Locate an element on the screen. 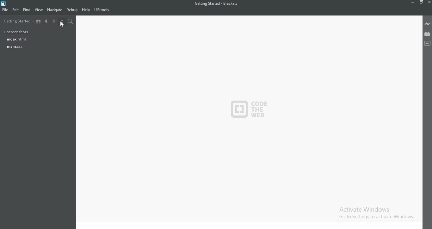 Image resolution: width=432 pixels, height=229 pixels. Debug is located at coordinates (72, 10).